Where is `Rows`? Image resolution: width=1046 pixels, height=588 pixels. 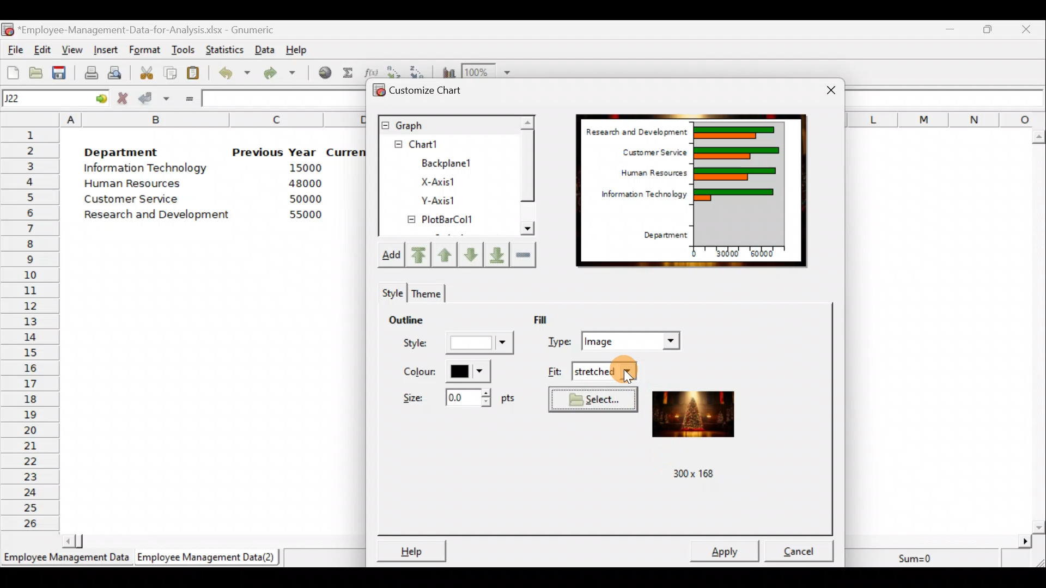
Rows is located at coordinates (31, 330).